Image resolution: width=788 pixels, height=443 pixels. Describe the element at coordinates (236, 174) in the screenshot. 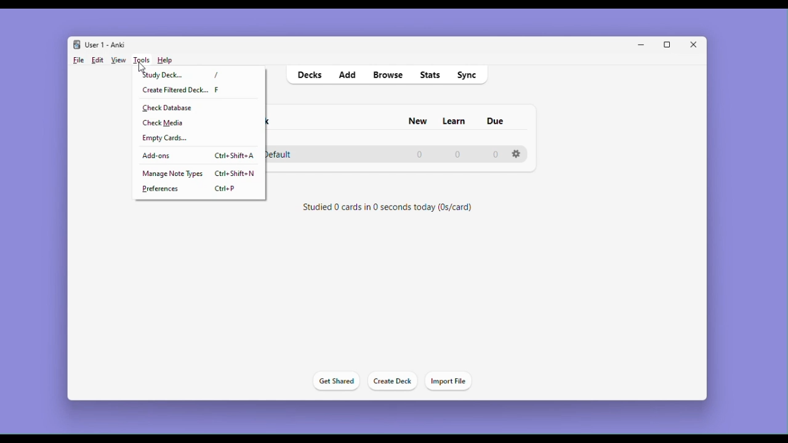

I see `Ctrl + shift + n` at that location.